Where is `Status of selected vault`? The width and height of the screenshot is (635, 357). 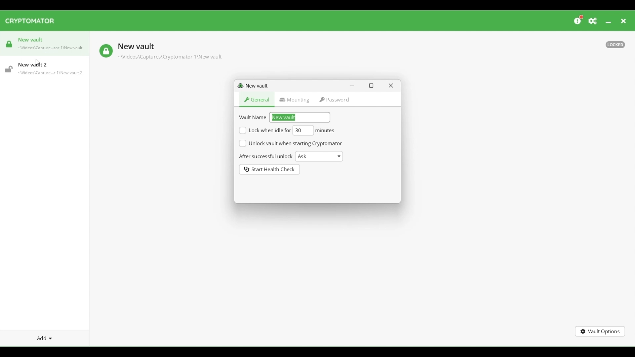 Status of selected vault is located at coordinates (615, 45).